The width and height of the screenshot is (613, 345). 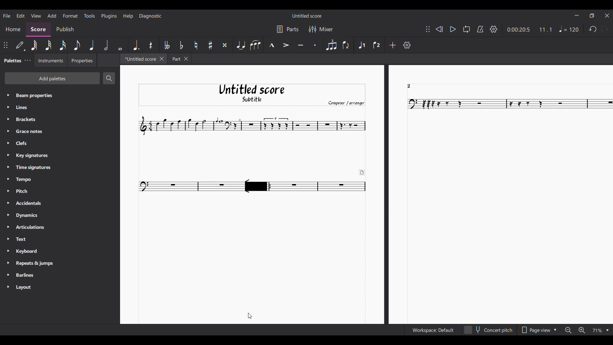 I want to click on Slur, so click(x=255, y=45).